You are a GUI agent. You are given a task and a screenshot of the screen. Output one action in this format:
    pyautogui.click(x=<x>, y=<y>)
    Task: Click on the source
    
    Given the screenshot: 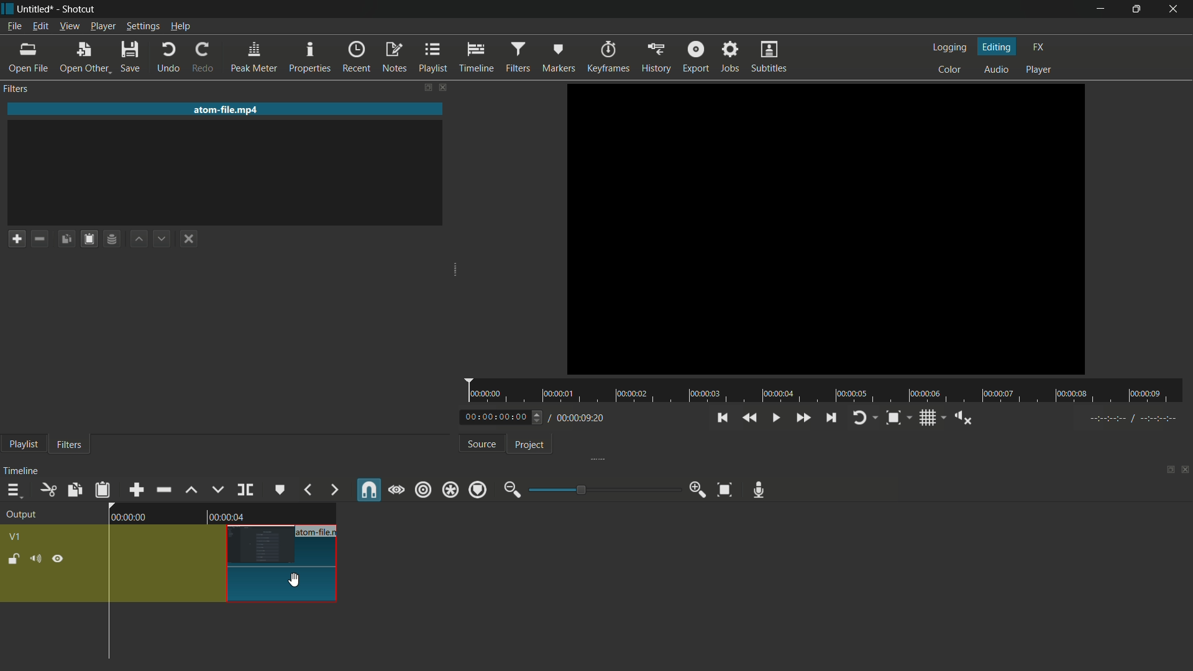 What is the action you would take?
    pyautogui.click(x=480, y=444)
    